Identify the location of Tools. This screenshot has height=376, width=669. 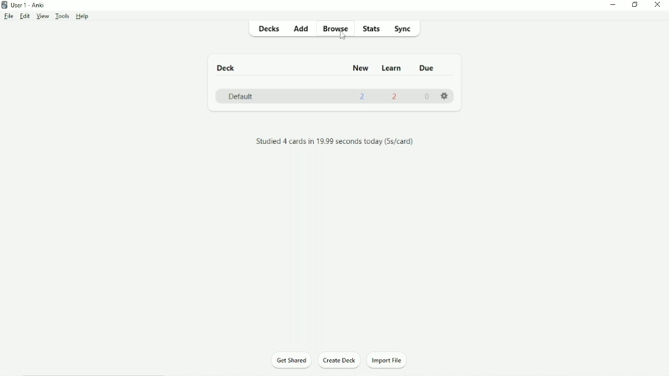
(63, 17).